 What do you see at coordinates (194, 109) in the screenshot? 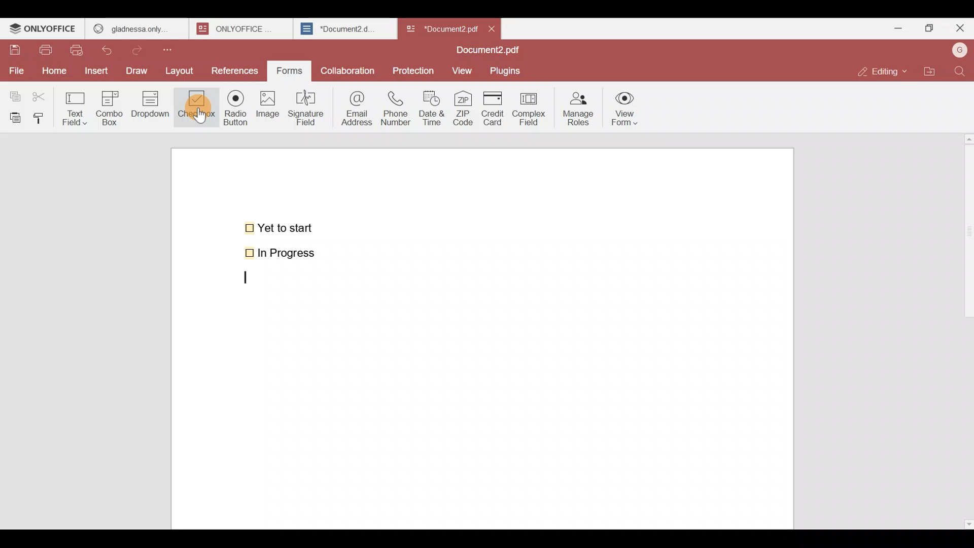
I see `Checkbox` at bounding box center [194, 109].